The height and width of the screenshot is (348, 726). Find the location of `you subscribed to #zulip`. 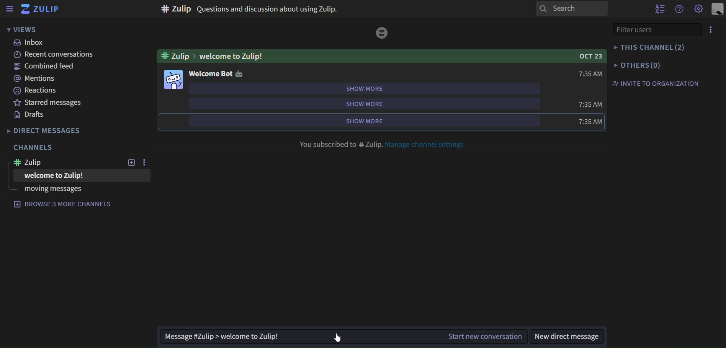

you subscribed to #zulip is located at coordinates (340, 143).